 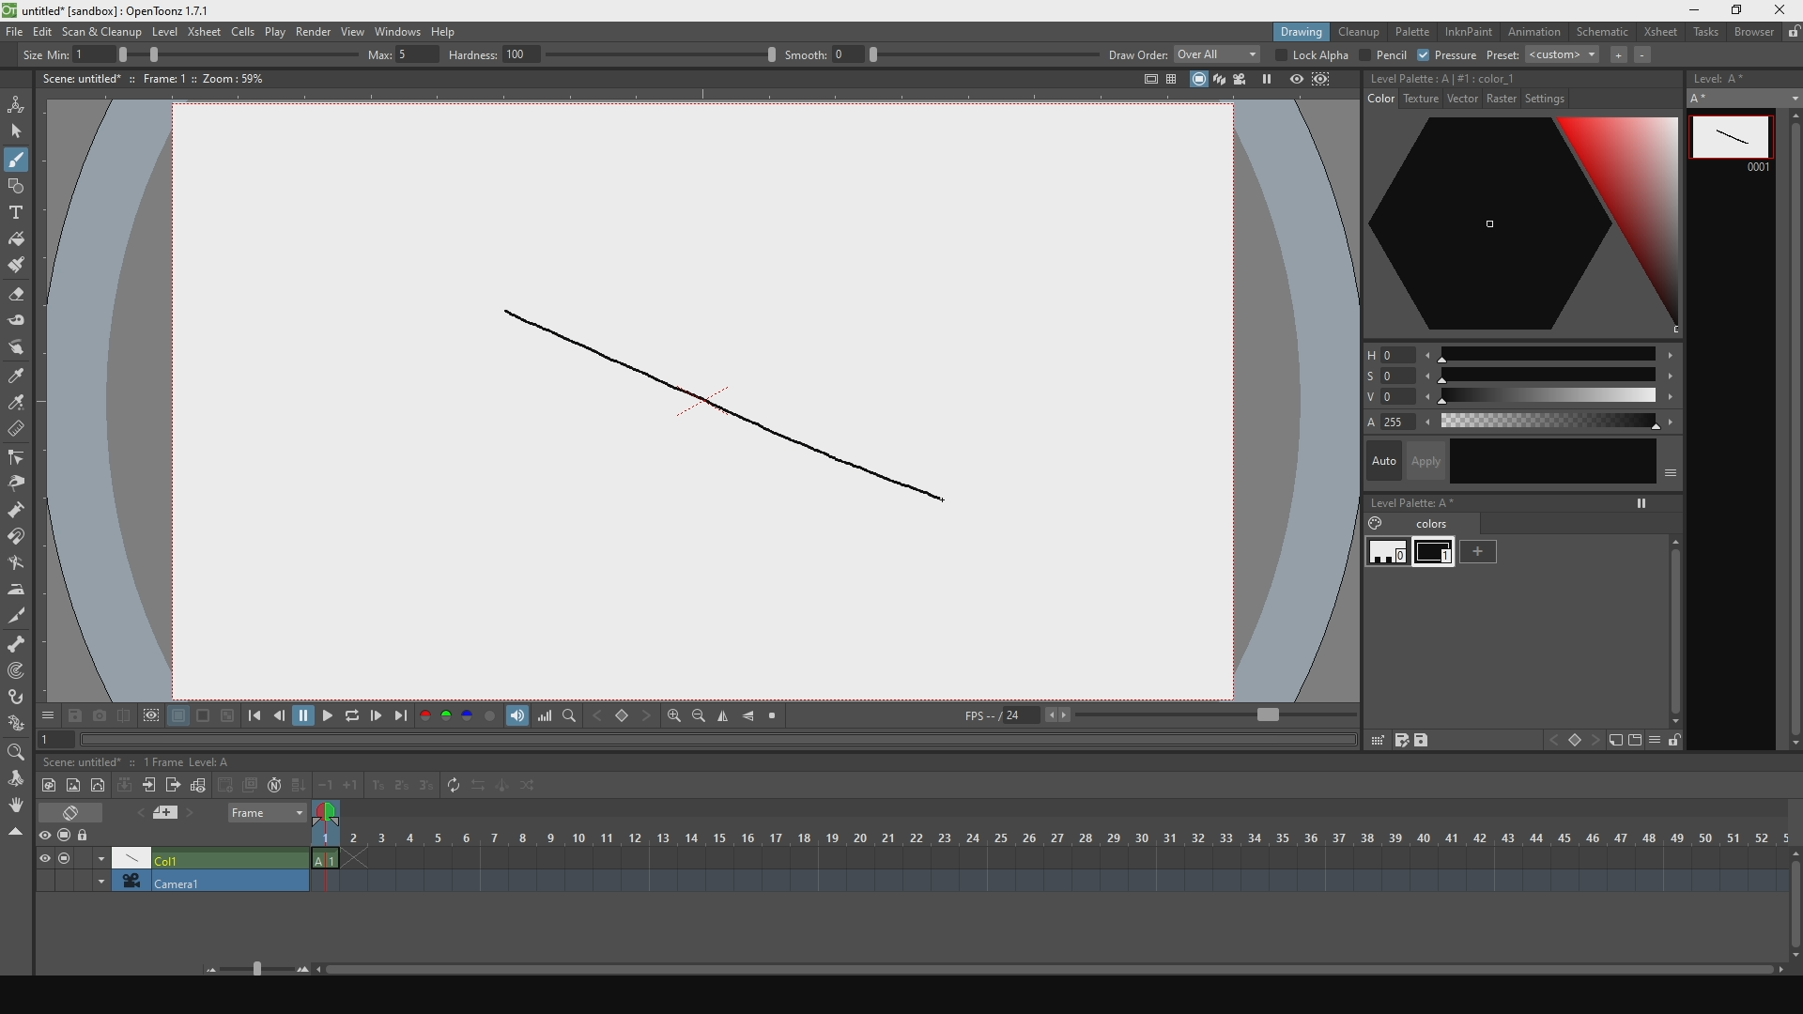 What do you see at coordinates (1792, 904) in the screenshot?
I see `scroll bar` at bounding box center [1792, 904].